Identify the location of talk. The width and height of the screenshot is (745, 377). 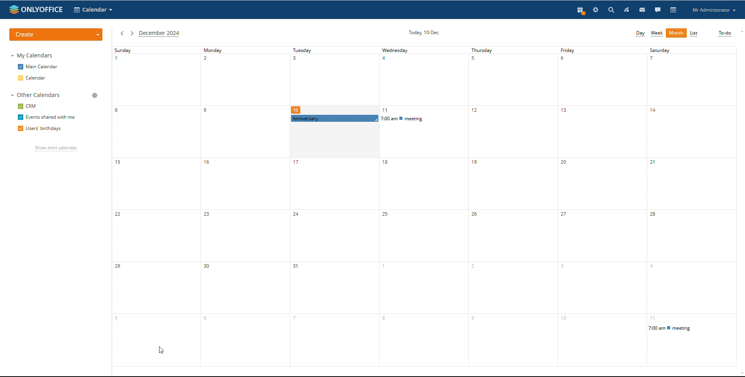
(658, 10).